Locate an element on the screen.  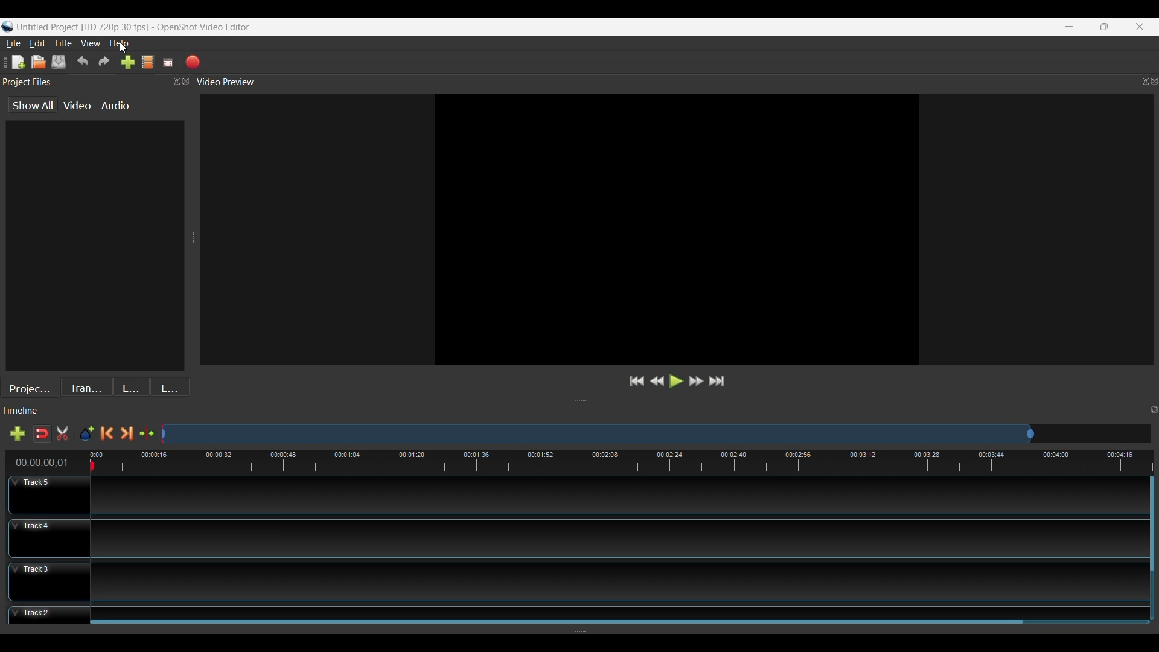
Add Track is located at coordinates (14, 433).